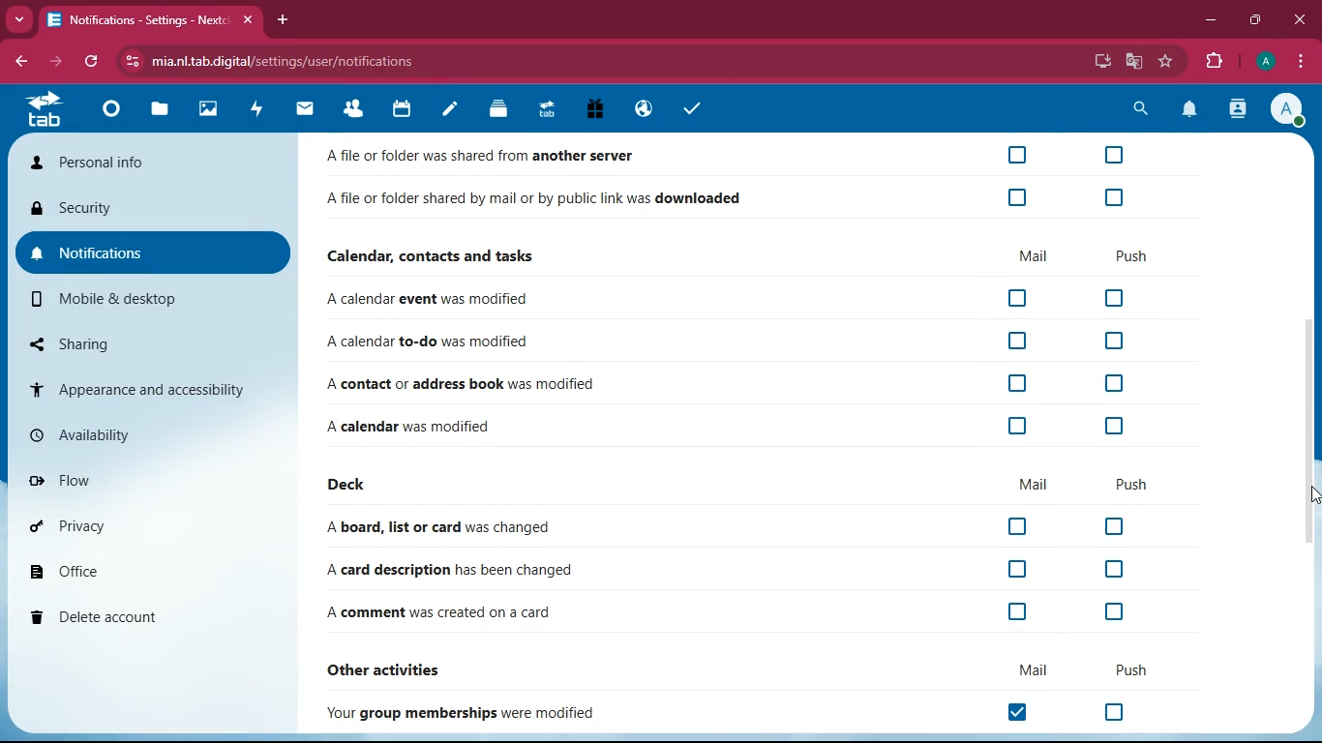  What do you see at coordinates (53, 62) in the screenshot?
I see `forward` at bounding box center [53, 62].